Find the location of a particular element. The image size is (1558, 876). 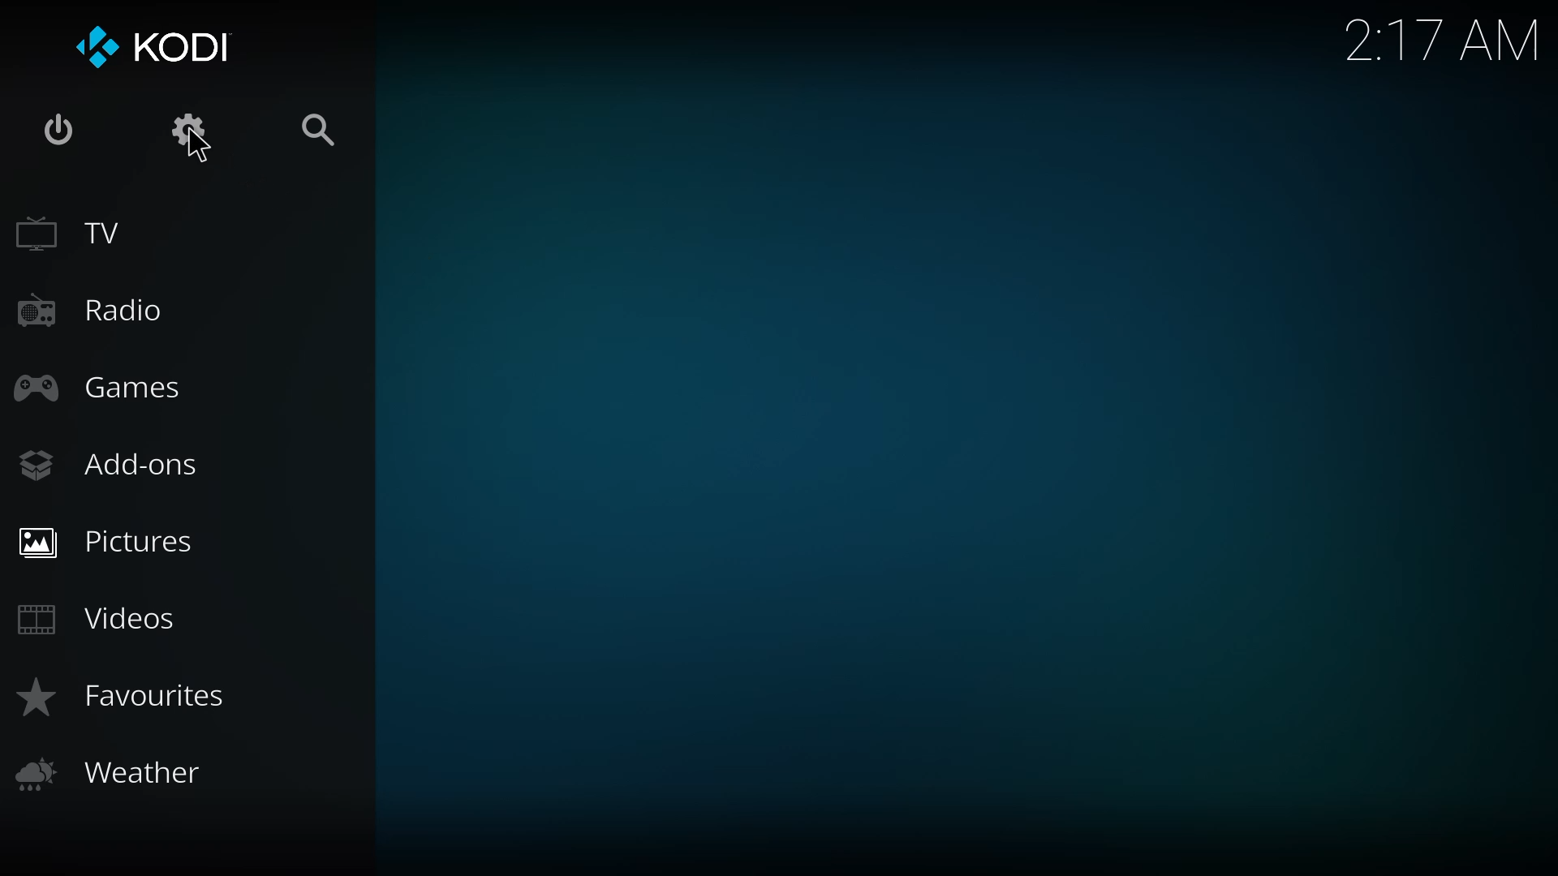

radio is located at coordinates (98, 305).